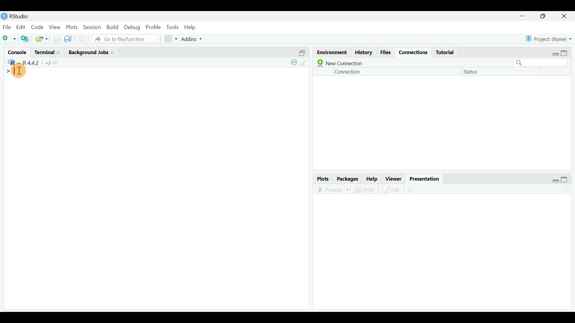 The image size is (575, 323). What do you see at coordinates (55, 27) in the screenshot?
I see `View` at bounding box center [55, 27].